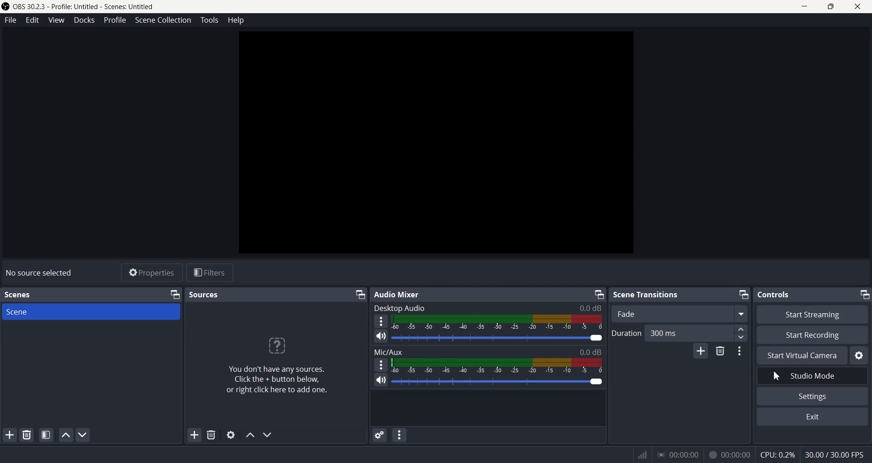 This screenshot has height=463, width=872. I want to click on Scene collection, so click(163, 20).